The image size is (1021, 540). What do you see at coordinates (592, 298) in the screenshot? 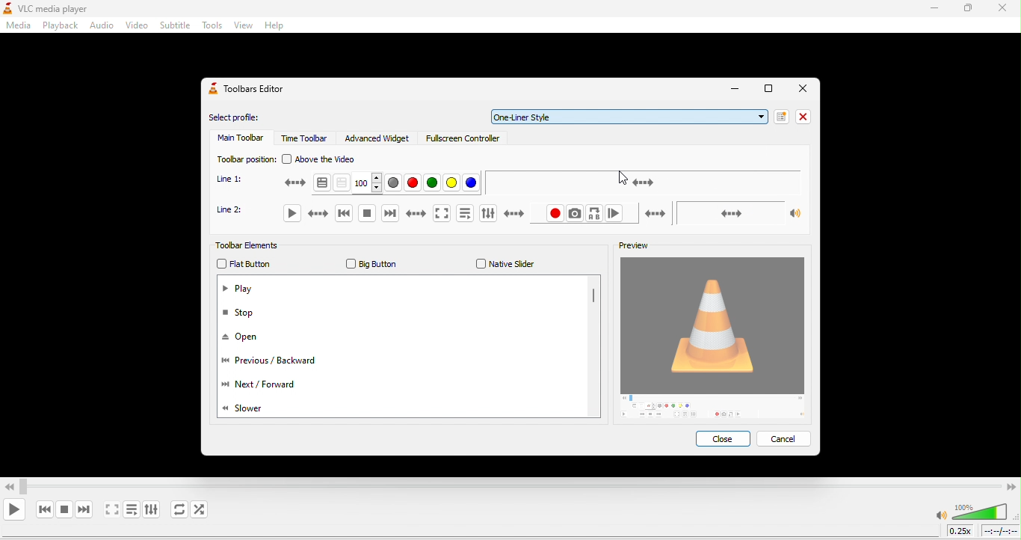
I see `vertical scroll bar` at bounding box center [592, 298].